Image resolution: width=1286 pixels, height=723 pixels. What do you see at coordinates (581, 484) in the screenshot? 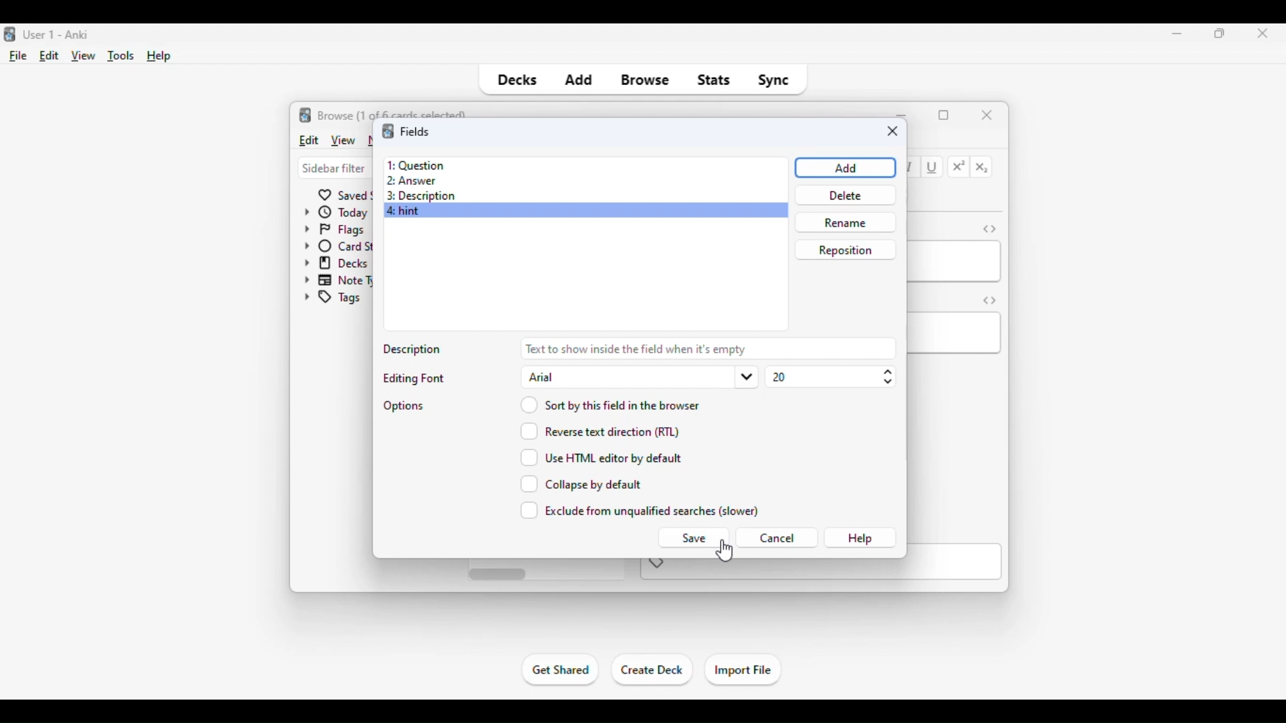
I see `collapse by default` at bounding box center [581, 484].